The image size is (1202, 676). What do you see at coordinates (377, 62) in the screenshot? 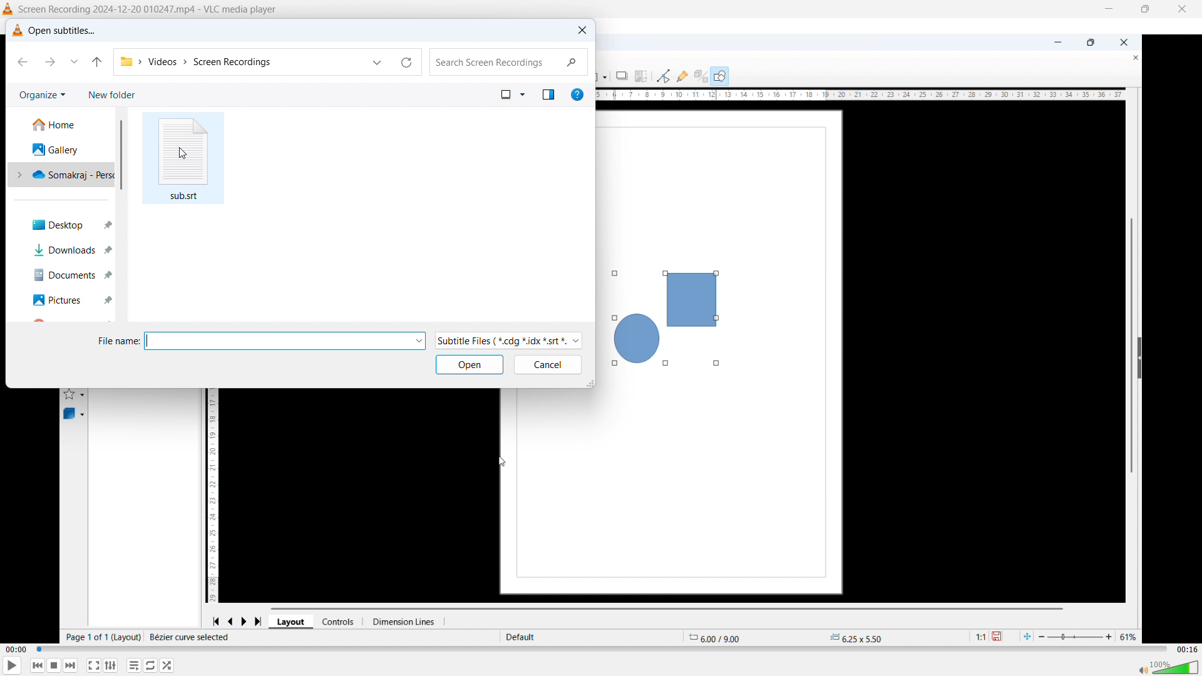
I see `Recent locations ` at bounding box center [377, 62].